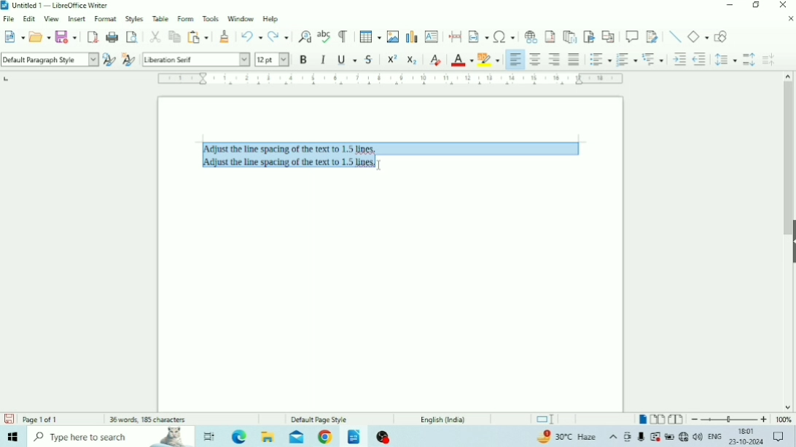  Describe the element at coordinates (112, 36) in the screenshot. I see `Print` at that location.